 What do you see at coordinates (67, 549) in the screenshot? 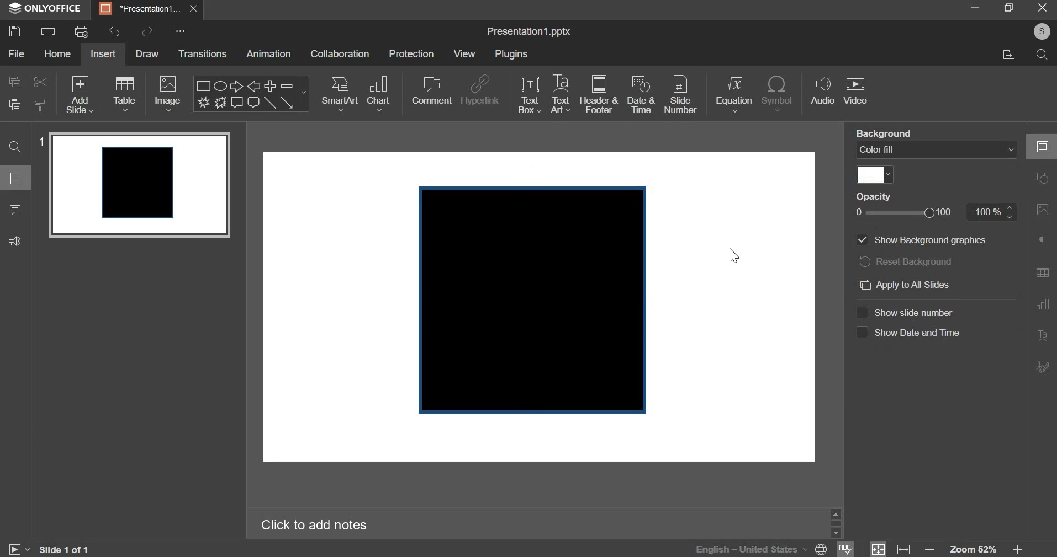
I see `Slide 1 of 1` at bounding box center [67, 549].